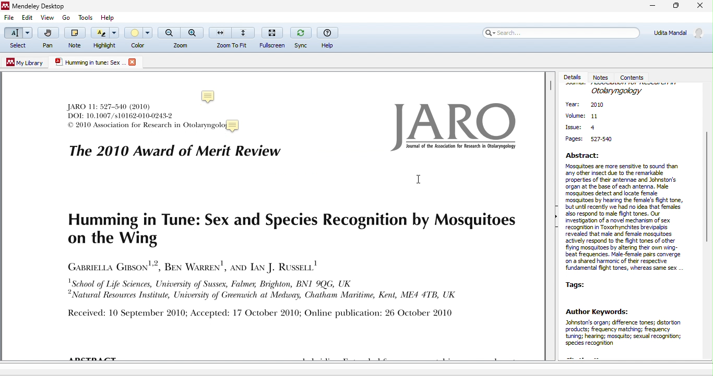  What do you see at coordinates (139, 36) in the screenshot?
I see `color` at bounding box center [139, 36].